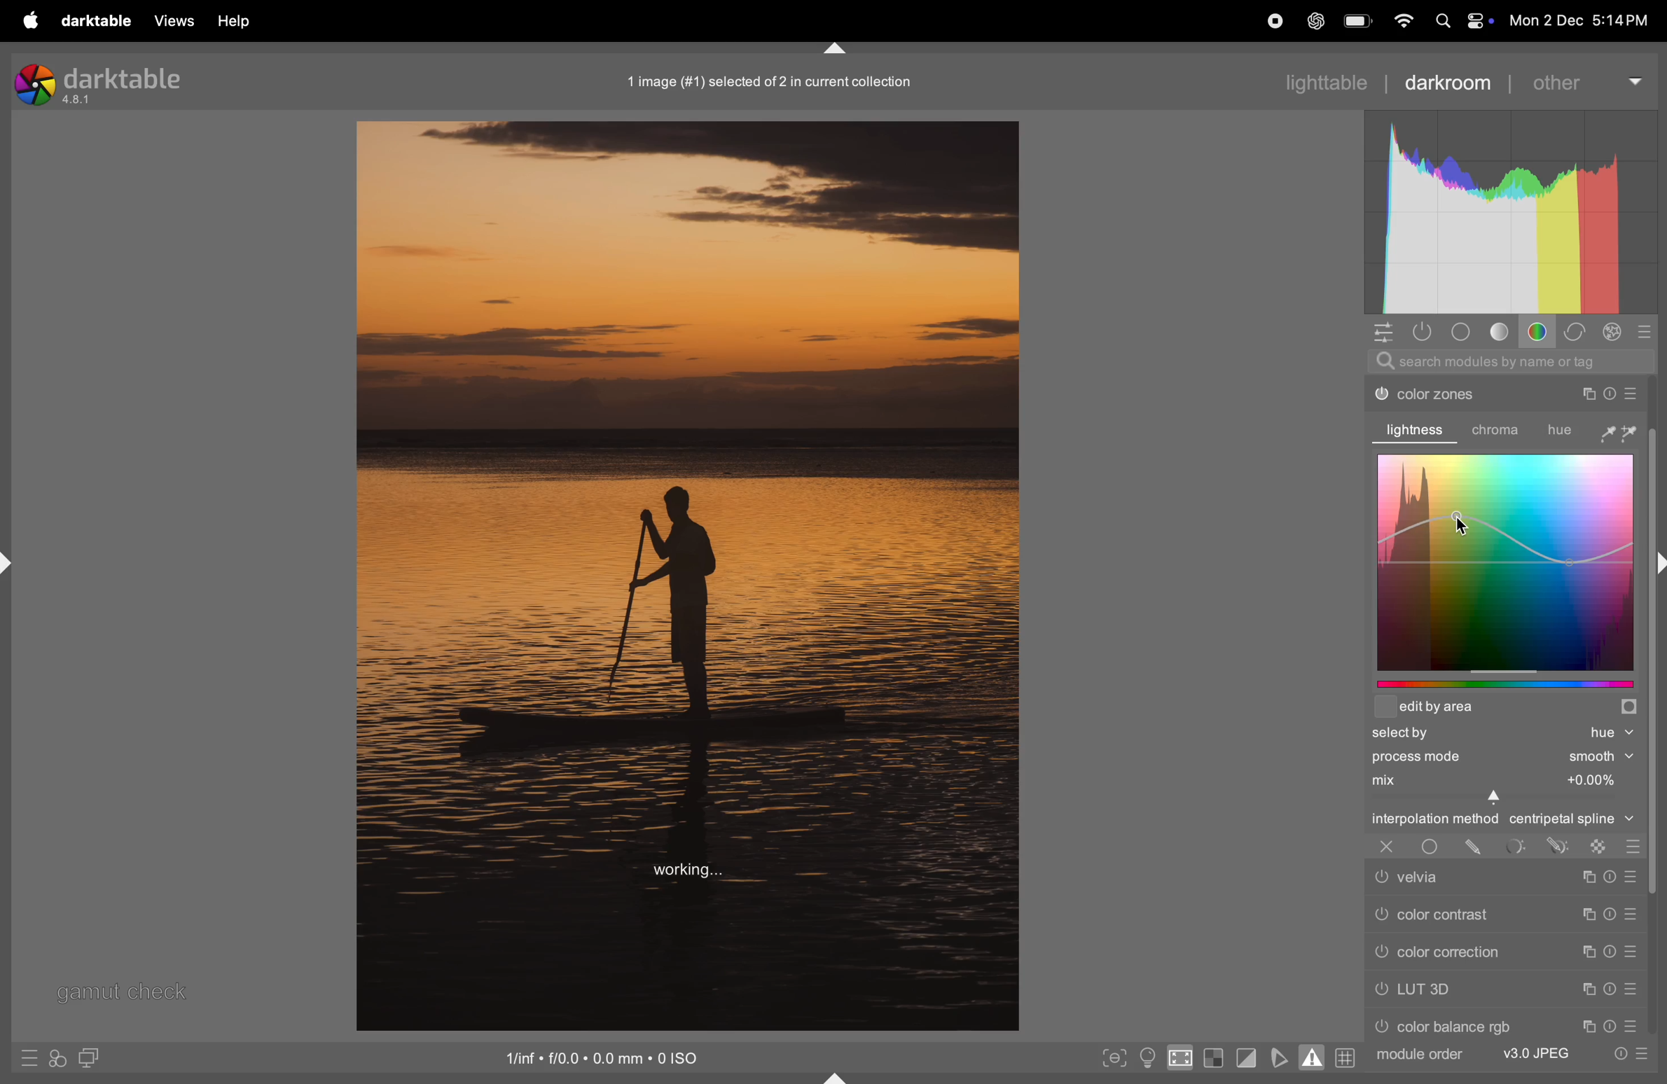 The image size is (1667, 1084). I want to click on , so click(1388, 845).